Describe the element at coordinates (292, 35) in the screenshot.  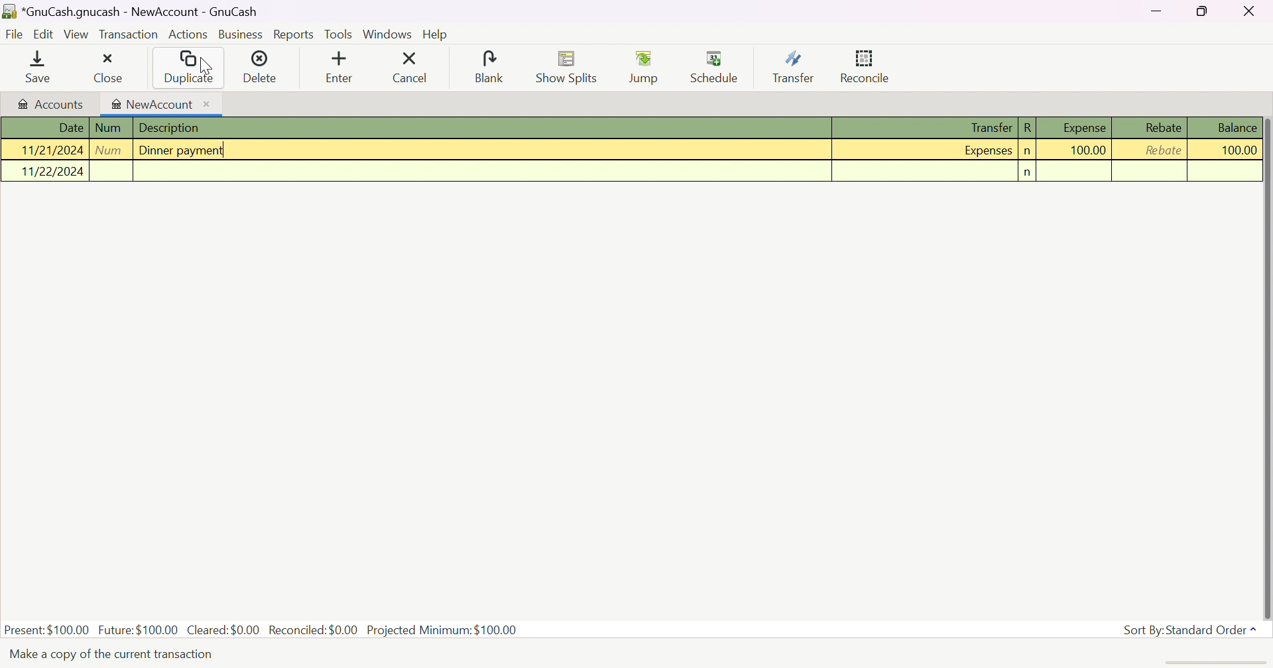
I see `Reports` at that location.